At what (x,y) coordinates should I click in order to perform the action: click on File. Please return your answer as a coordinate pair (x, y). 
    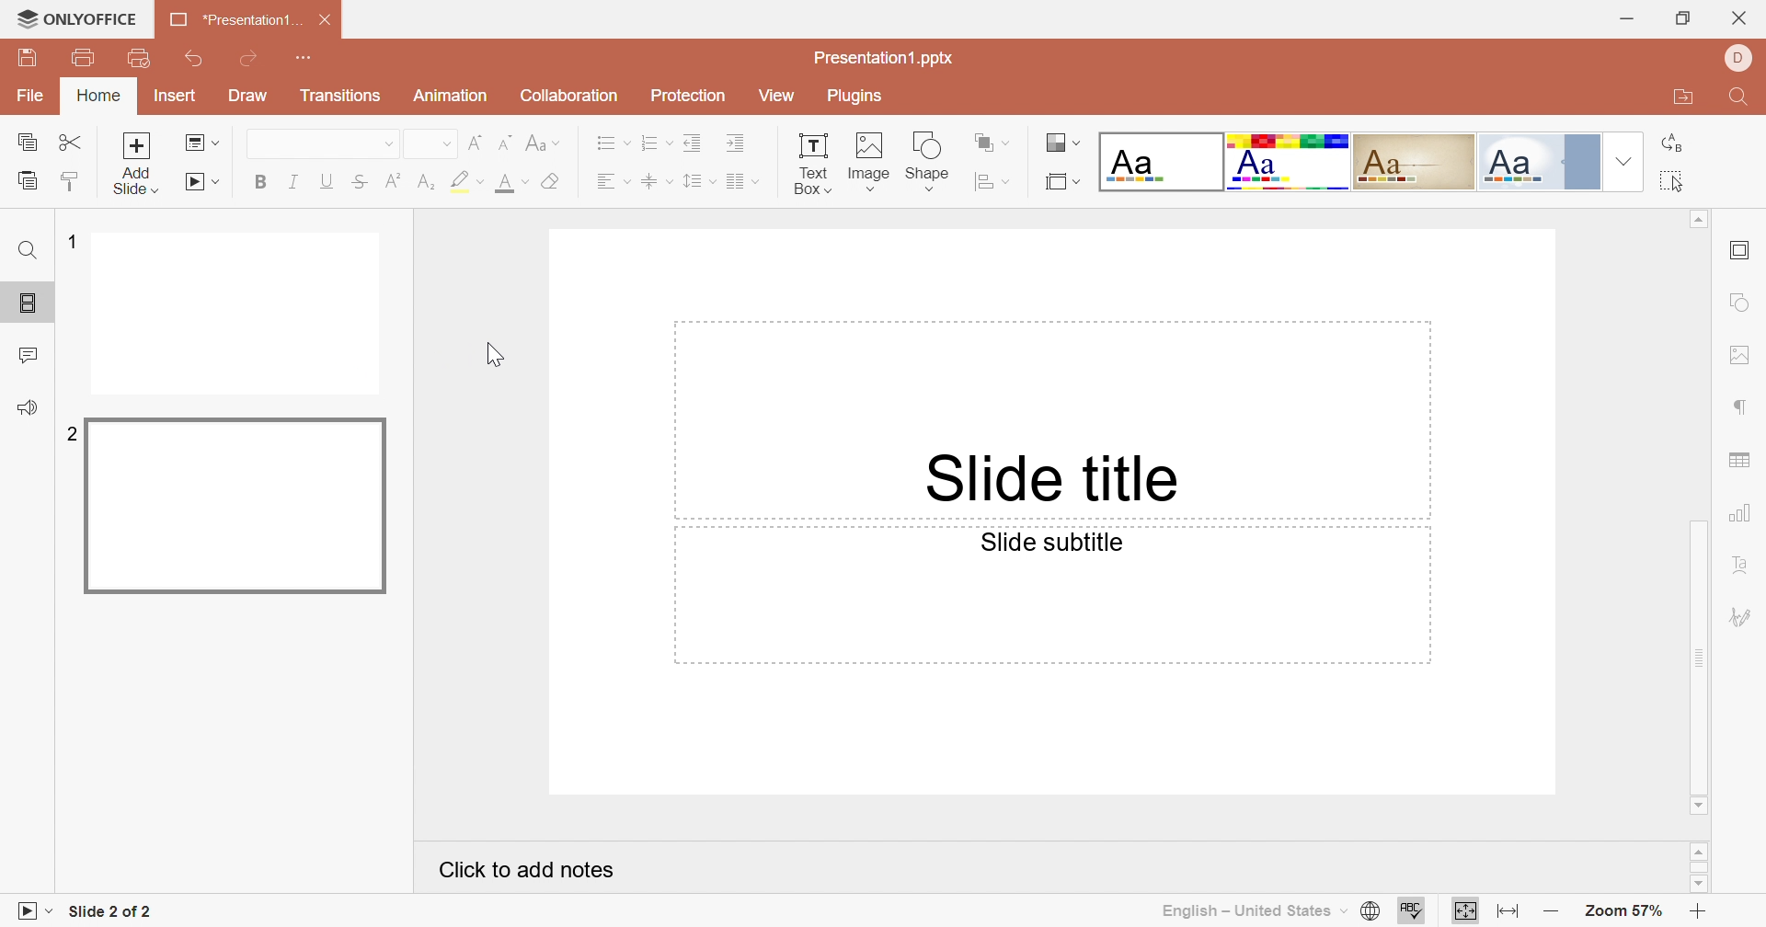
    Looking at the image, I should click on (30, 97).